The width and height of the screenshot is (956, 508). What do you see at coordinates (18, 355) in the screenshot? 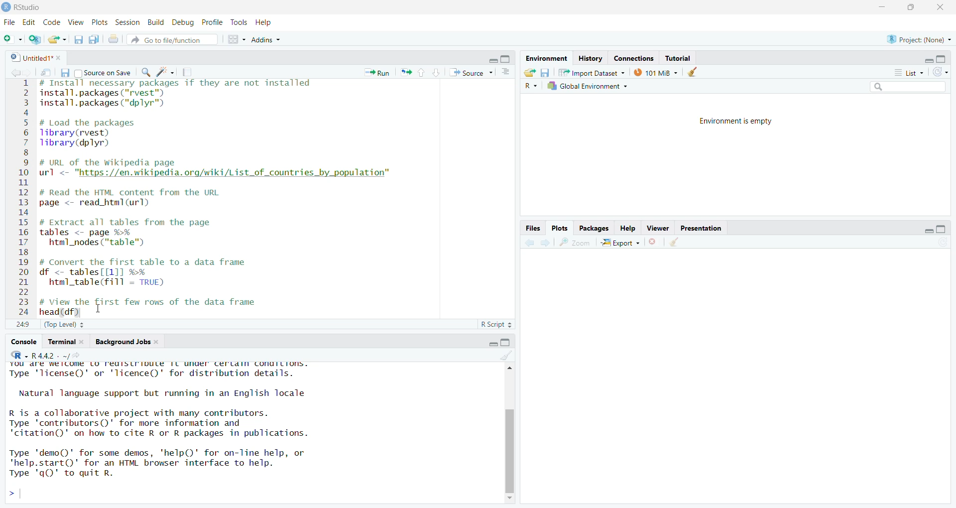
I see `RStudio` at bounding box center [18, 355].